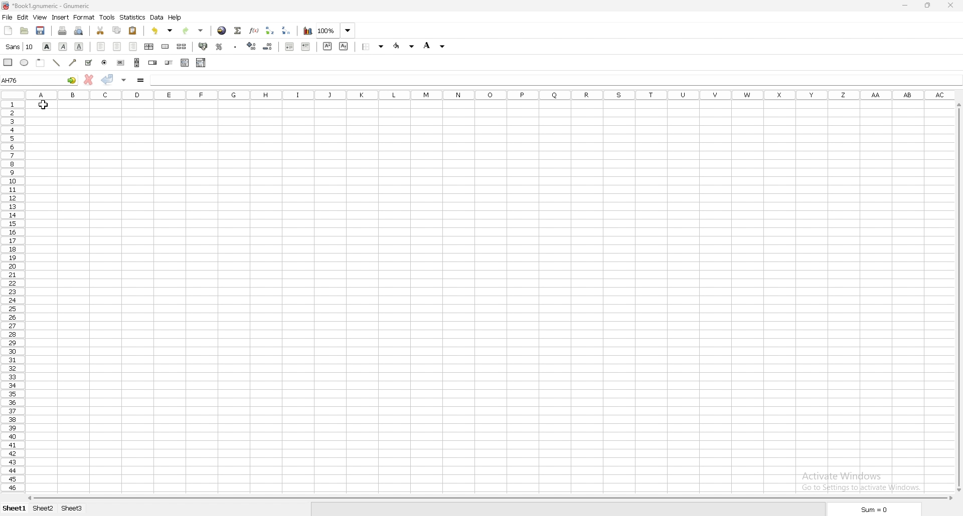  Describe the element at coordinates (201, 63) in the screenshot. I see `combo box` at that location.